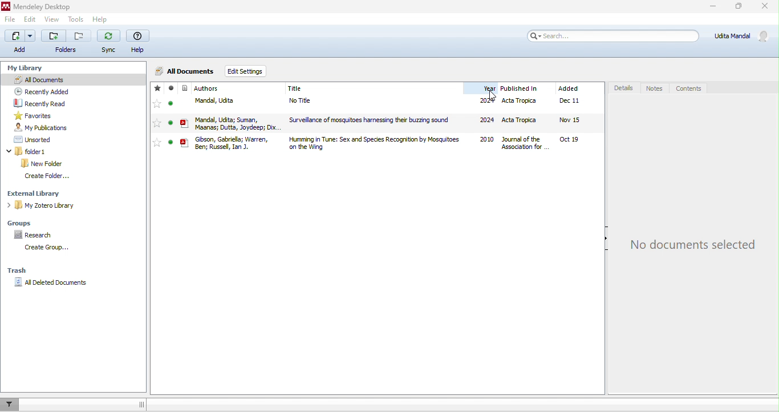 Image resolution: width=779 pixels, height=412 pixels. I want to click on cursor movement, so click(492, 96).